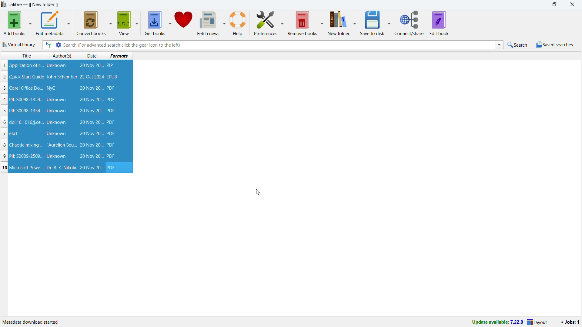 The image size is (582, 327). What do you see at coordinates (91, 99) in the screenshot?
I see `20 Nov 20...` at bounding box center [91, 99].